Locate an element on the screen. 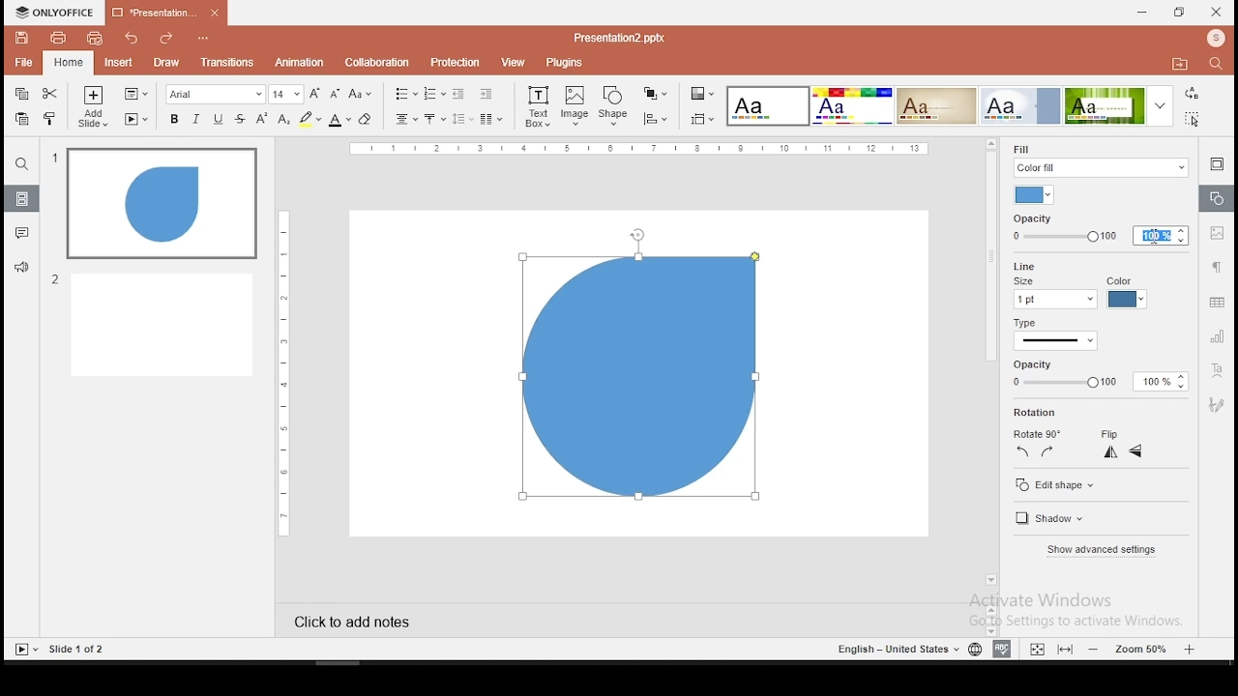  start slideshow is located at coordinates (26, 650).